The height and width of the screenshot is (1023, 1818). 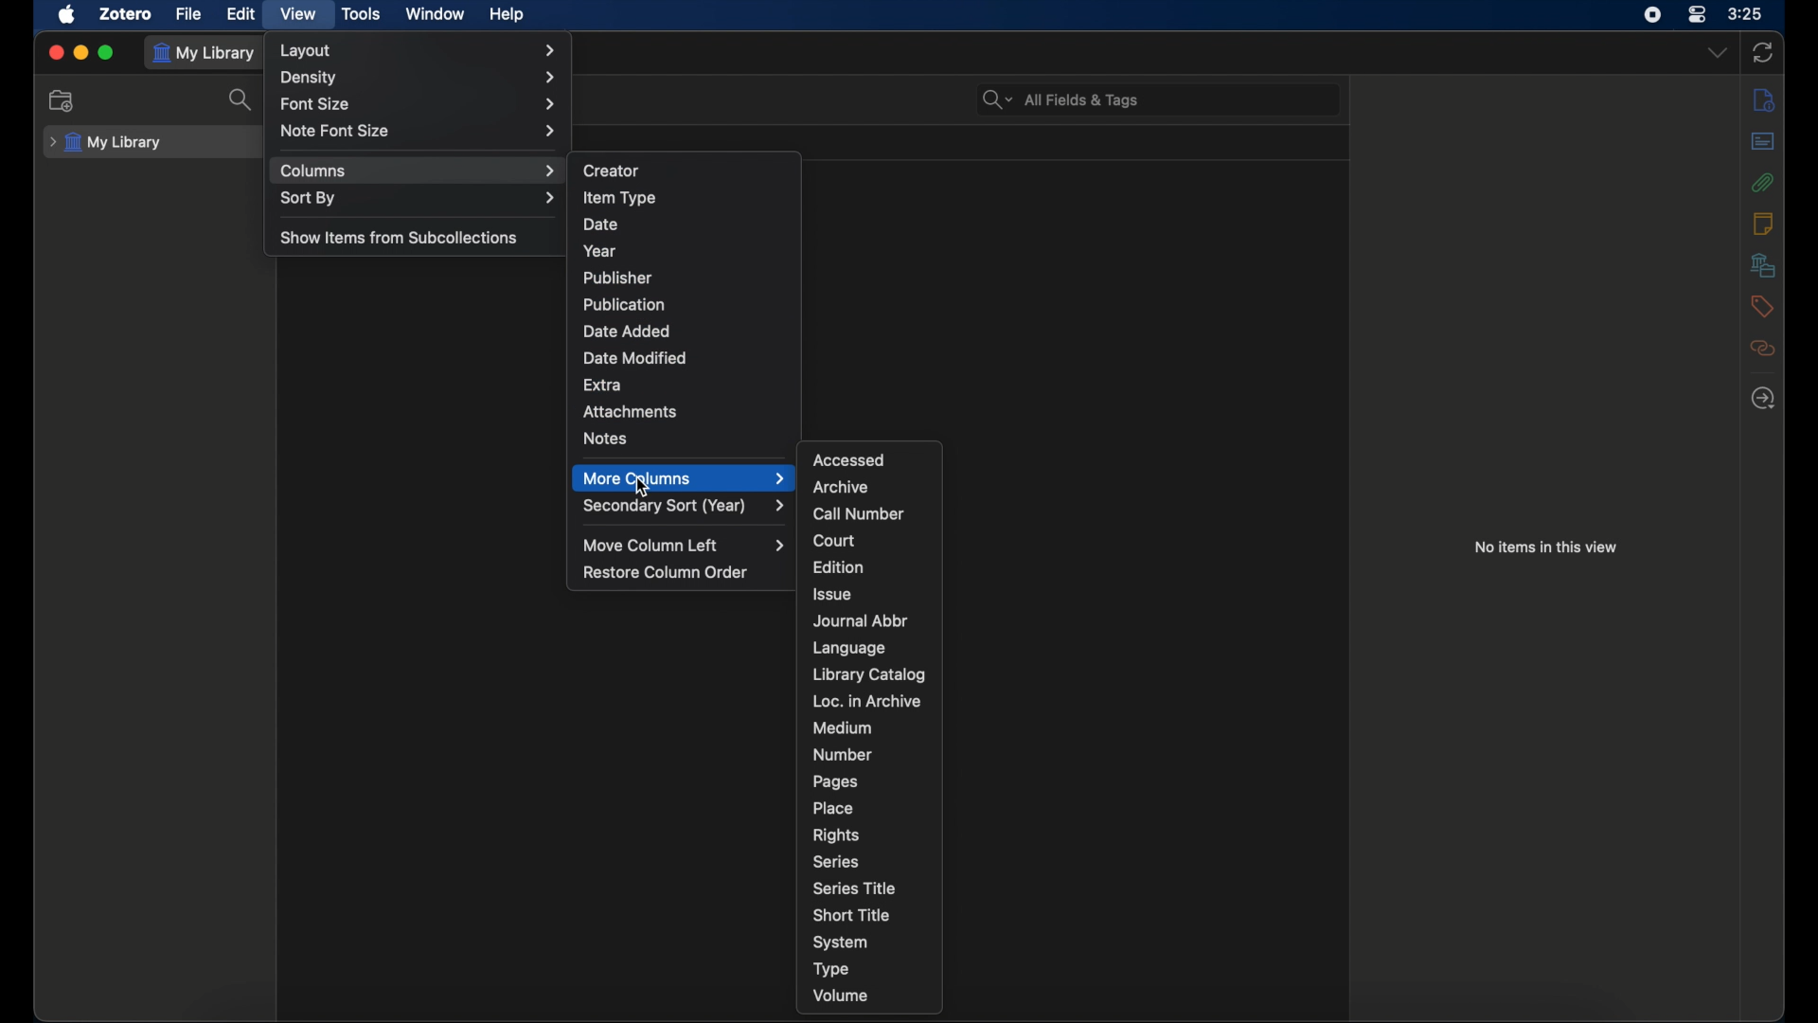 I want to click on help, so click(x=506, y=15).